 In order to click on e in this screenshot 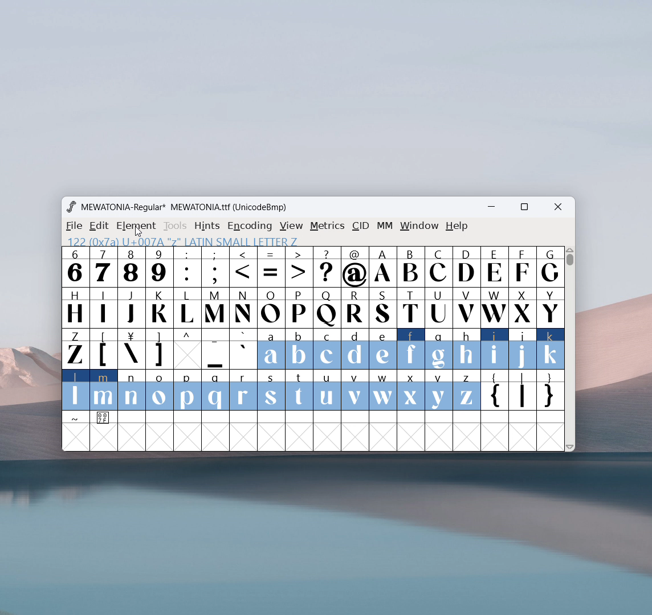, I will do `click(383, 350)`.